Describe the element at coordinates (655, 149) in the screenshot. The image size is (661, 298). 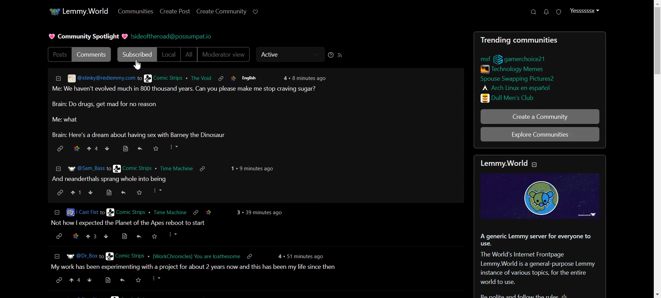
I see `Scroll bar` at that location.